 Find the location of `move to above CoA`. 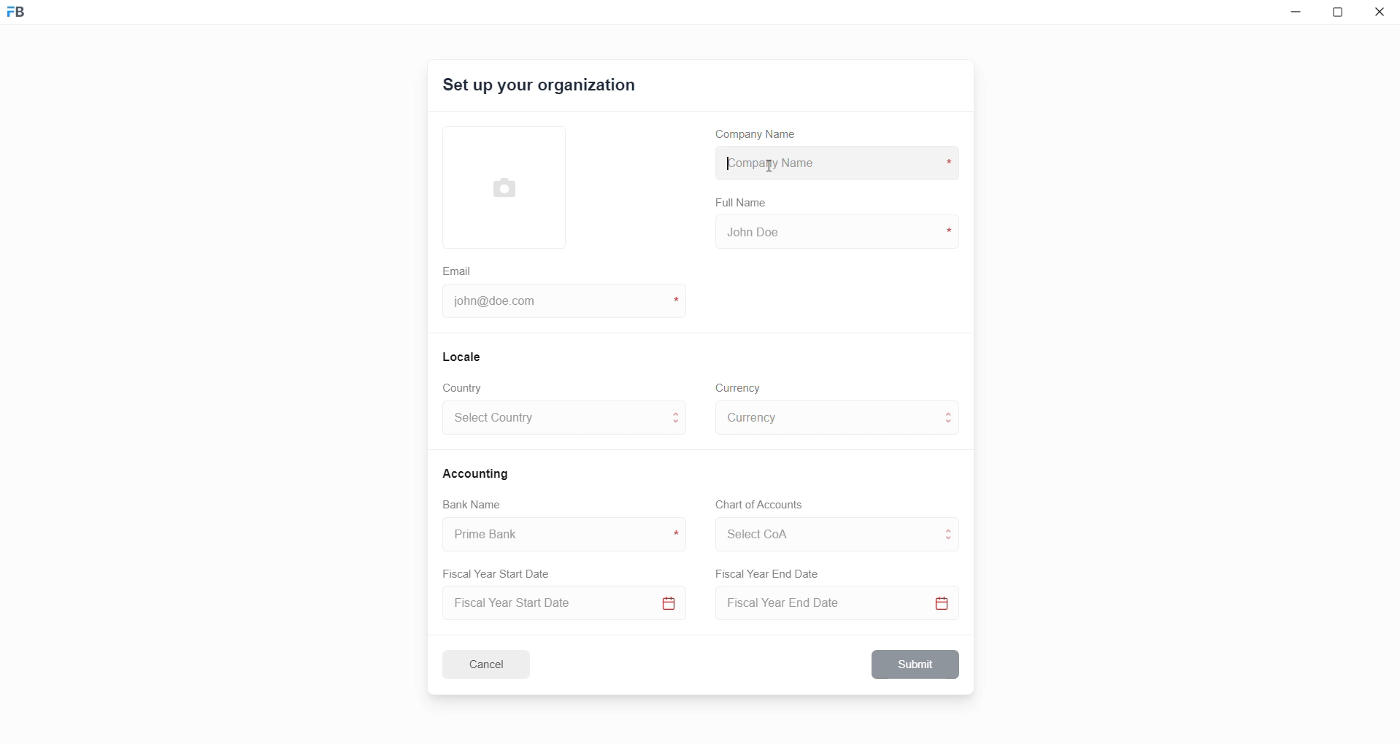

move to above CoA is located at coordinates (952, 528).